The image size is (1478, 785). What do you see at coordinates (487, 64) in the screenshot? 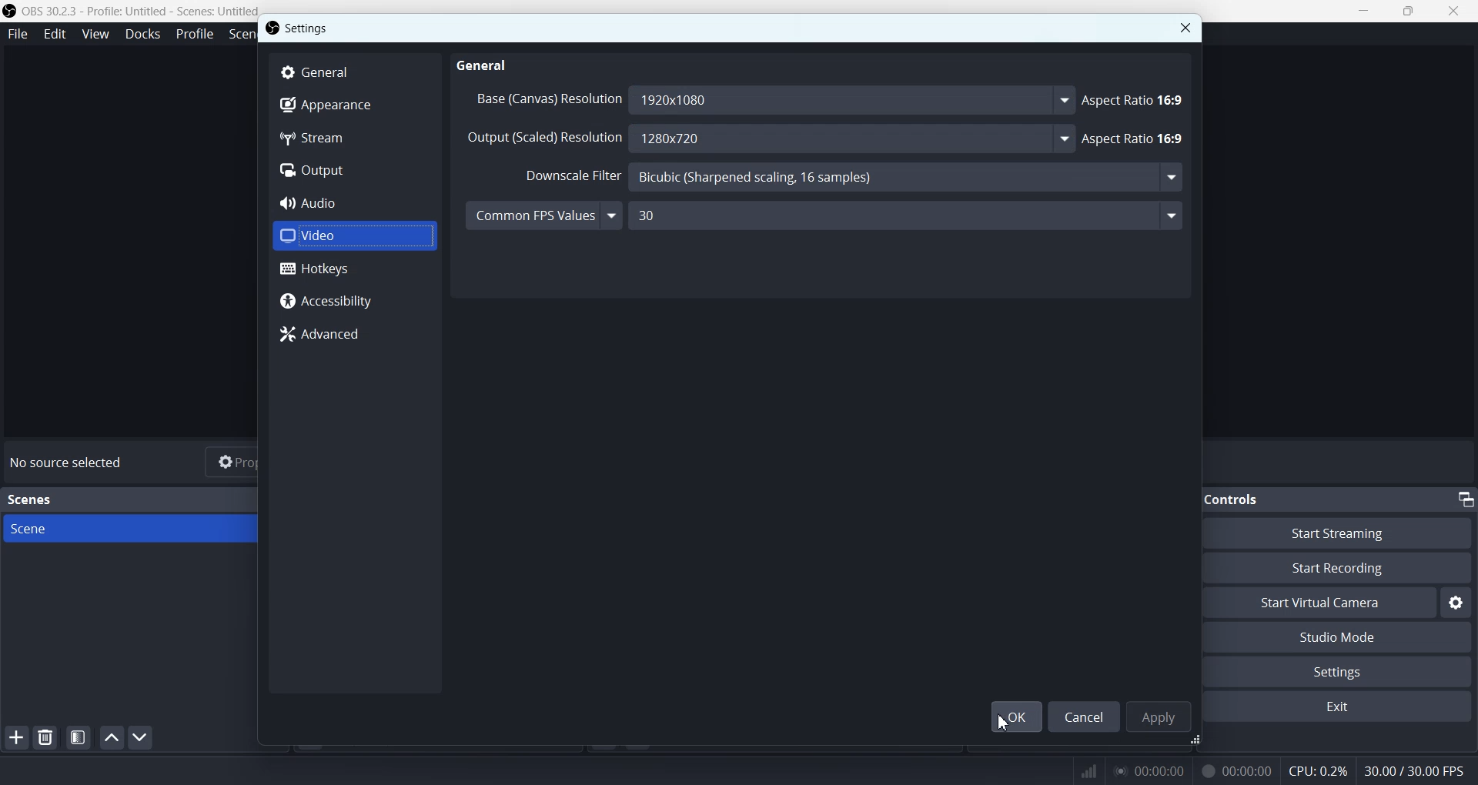
I see `General` at bounding box center [487, 64].